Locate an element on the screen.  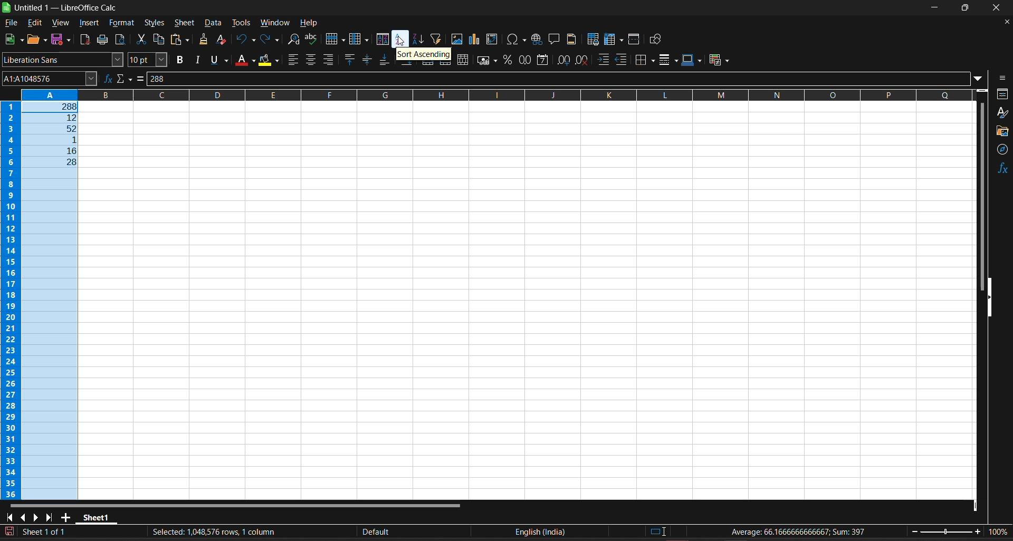
autofilter is located at coordinates (435, 38).